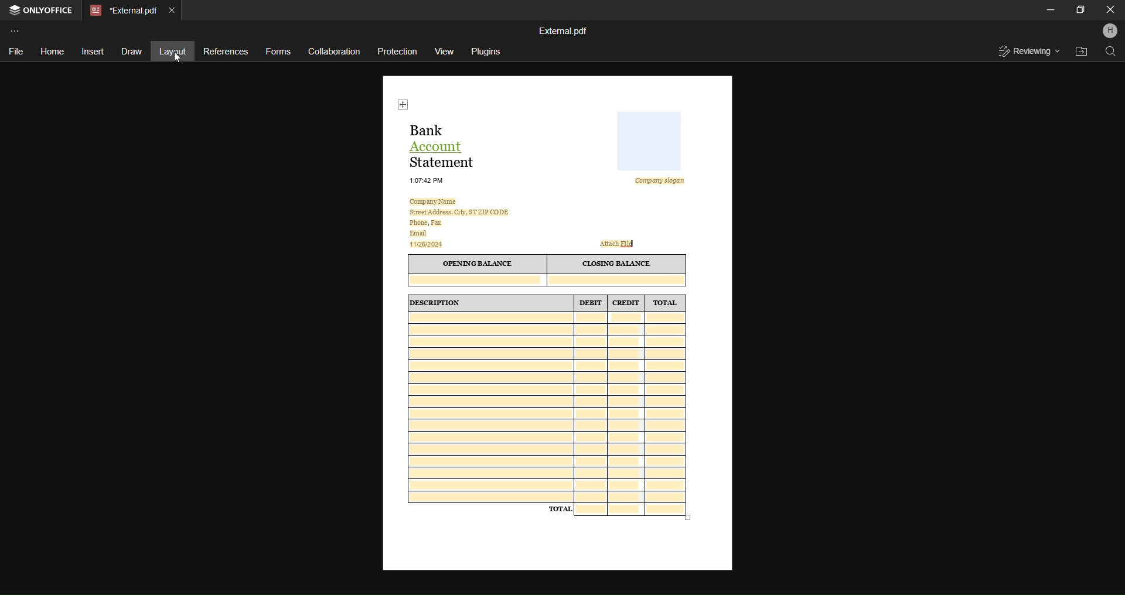 The width and height of the screenshot is (1125, 595). What do you see at coordinates (1111, 54) in the screenshot?
I see `Find` at bounding box center [1111, 54].